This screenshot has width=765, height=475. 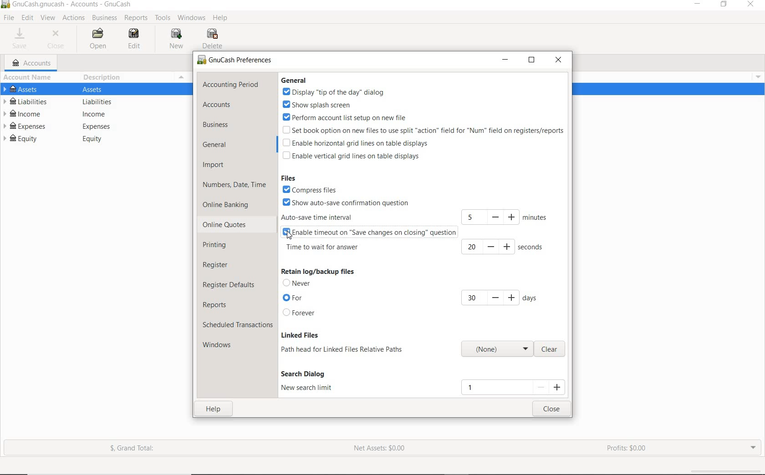 I want to click on HELP, so click(x=221, y=19).